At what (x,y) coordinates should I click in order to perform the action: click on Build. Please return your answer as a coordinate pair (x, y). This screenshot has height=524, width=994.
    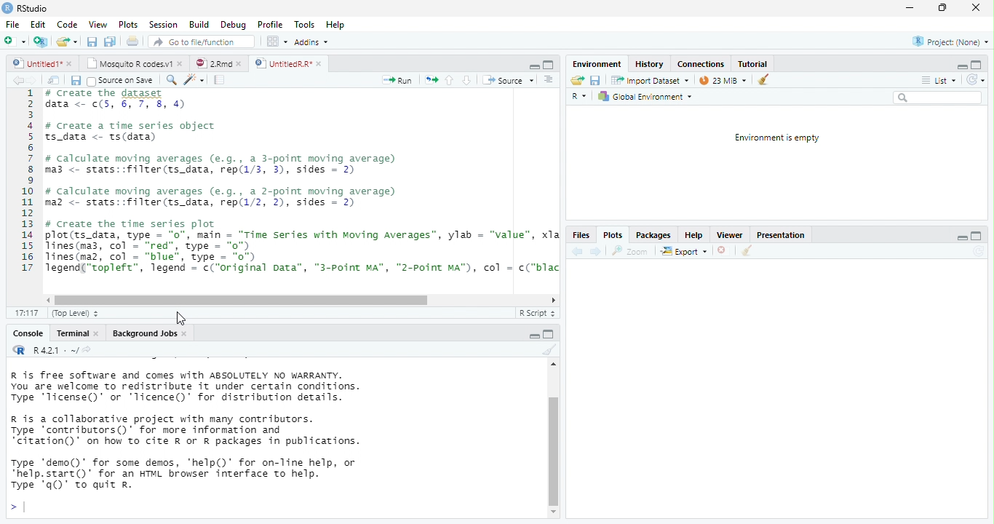
    Looking at the image, I should click on (199, 25).